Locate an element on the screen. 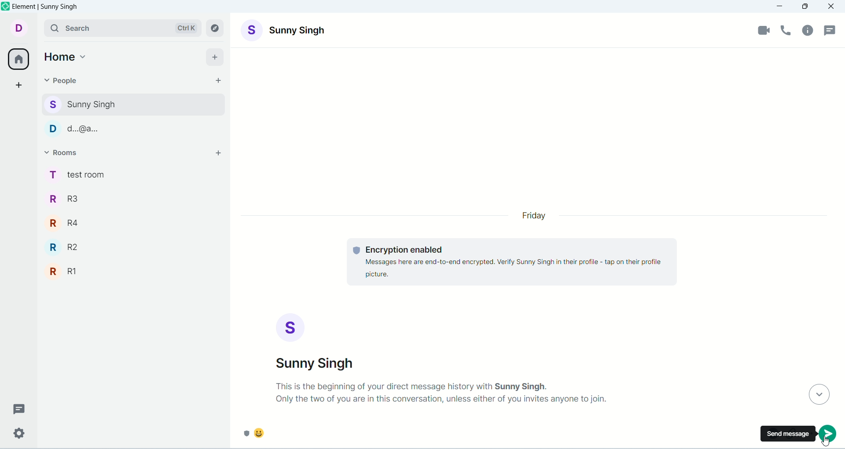  day is located at coordinates (536, 216).